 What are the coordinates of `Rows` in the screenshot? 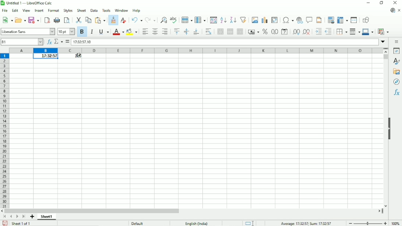 It's located at (187, 20).